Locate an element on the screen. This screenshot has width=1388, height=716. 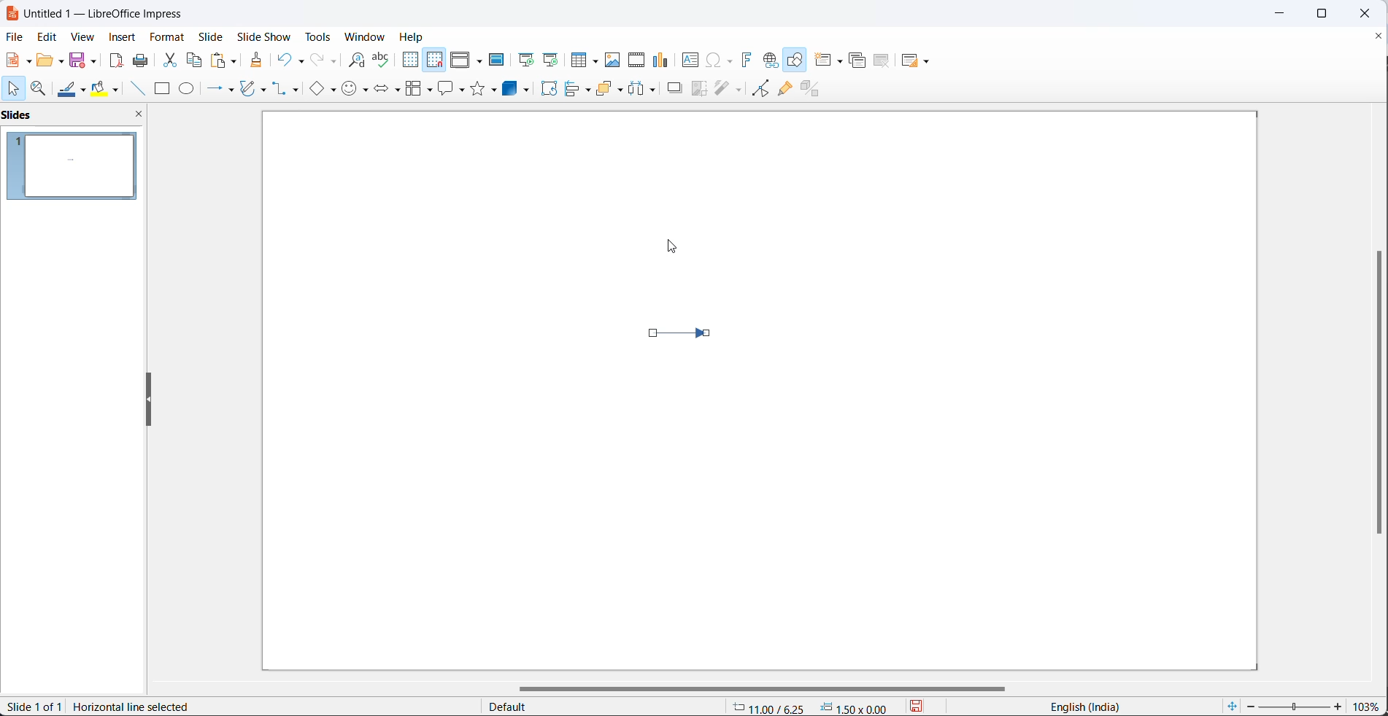
rotate is located at coordinates (549, 90).